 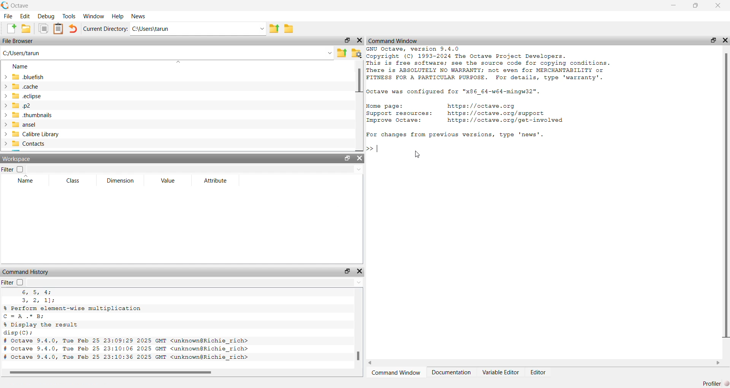 What do you see at coordinates (23, 78) in the screenshot?
I see `.bluefish` at bounding box center [23, 78].